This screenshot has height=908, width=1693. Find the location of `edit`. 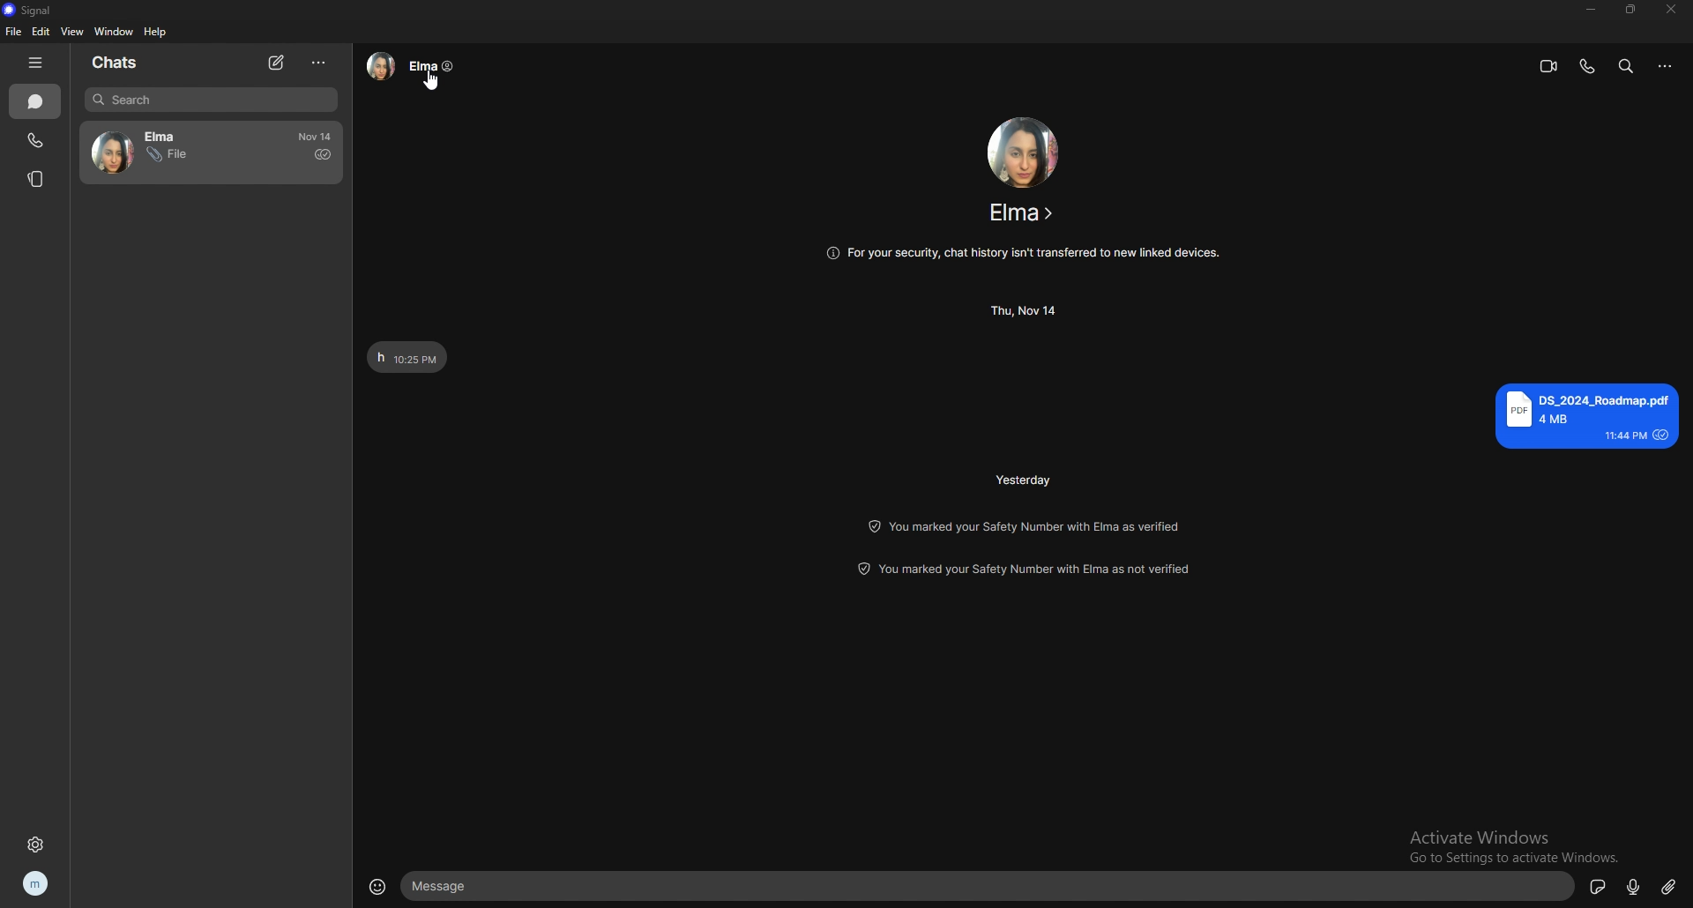

edit is located at coordinates (44, 31).